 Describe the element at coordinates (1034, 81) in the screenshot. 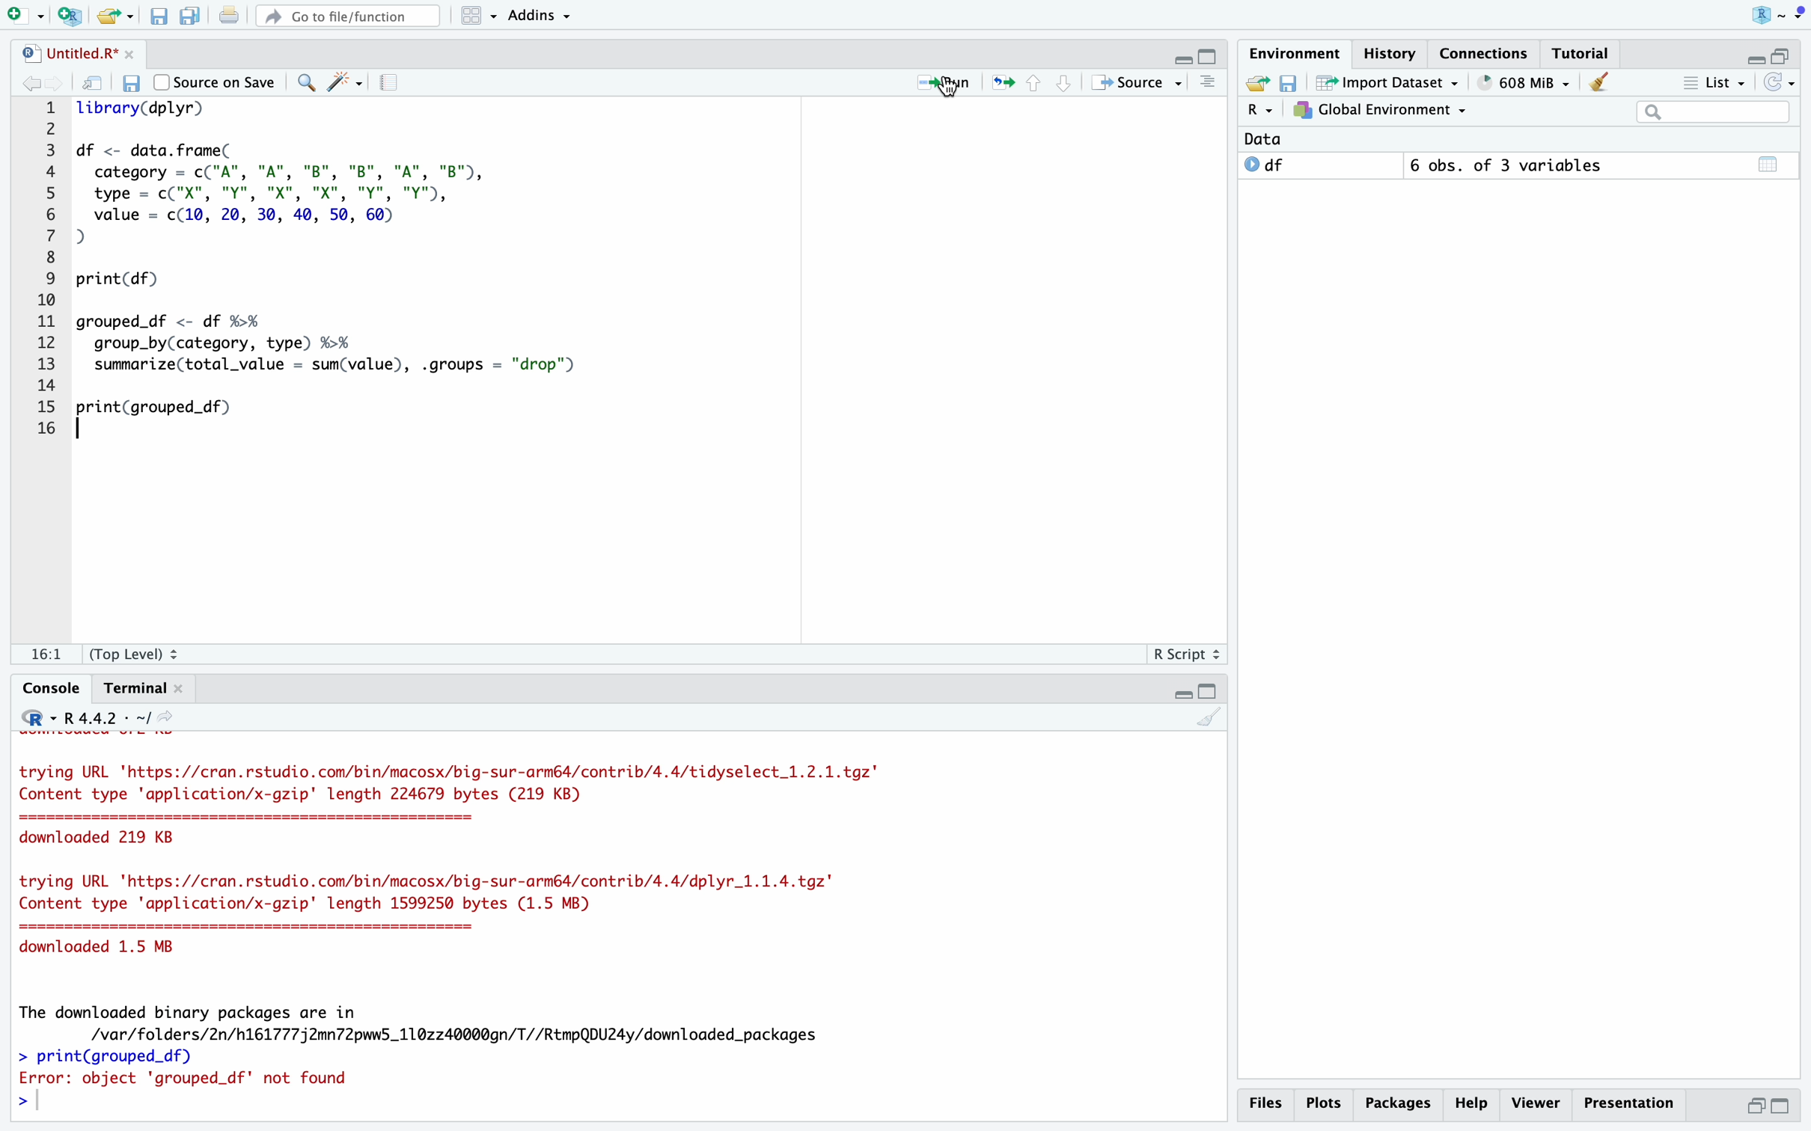

I see `Go to previous section` at that location.